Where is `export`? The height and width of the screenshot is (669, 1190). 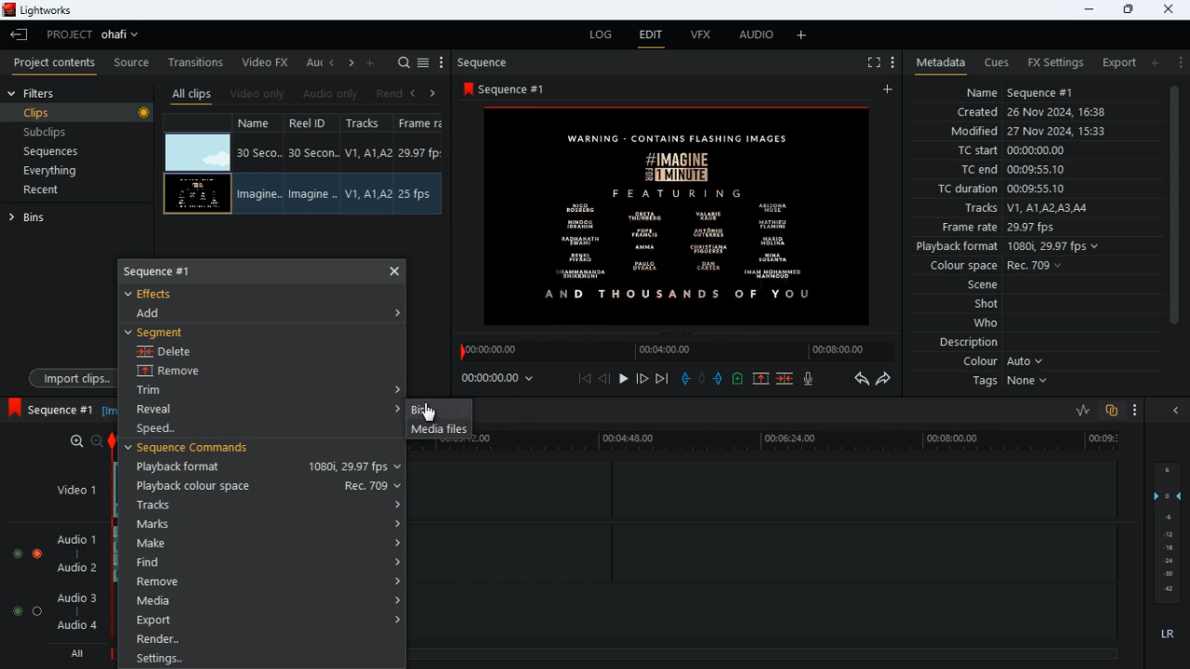
export is located at coordinates (1116, 62).